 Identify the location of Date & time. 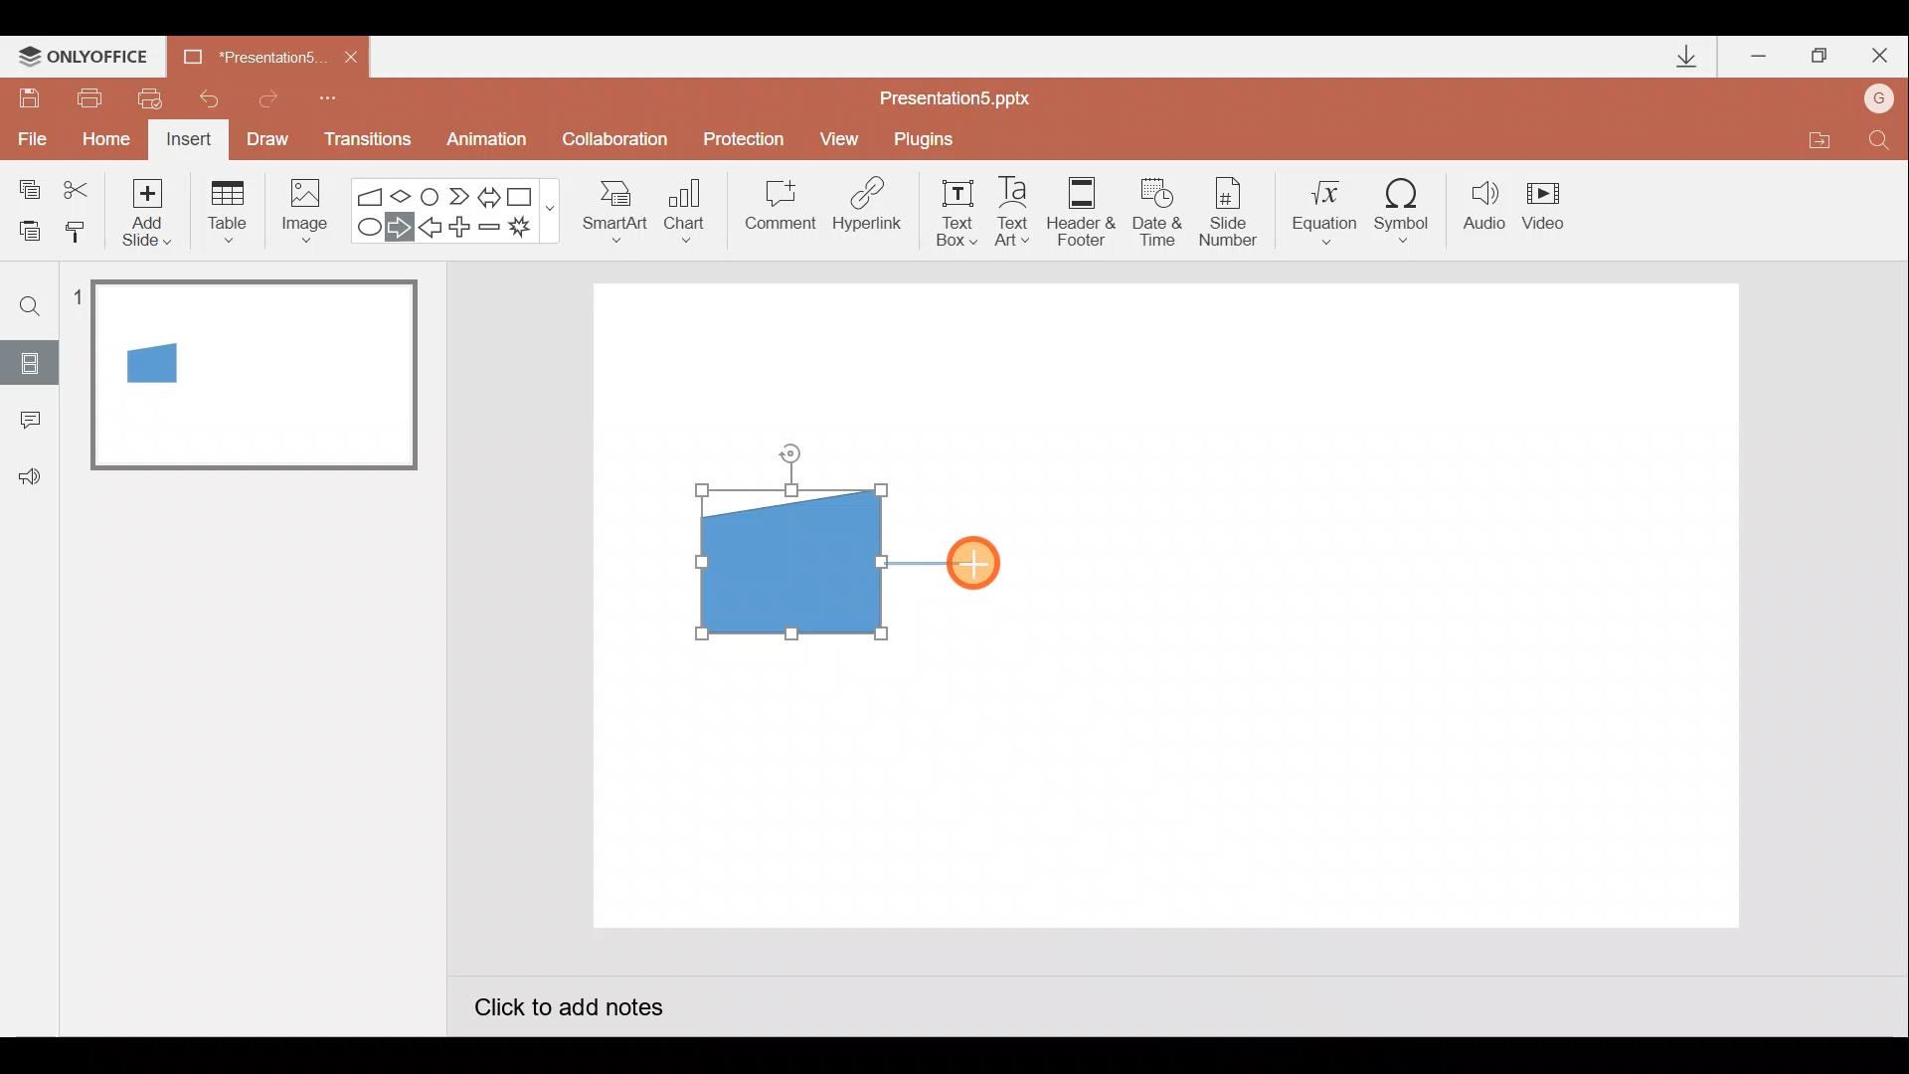
(1155, 207).